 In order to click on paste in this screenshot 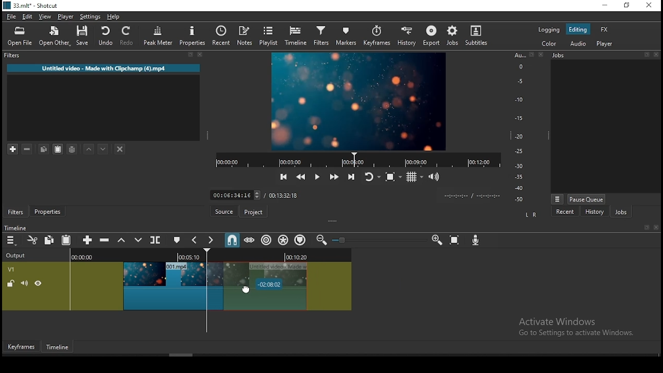, I will do `click(68, 241)`.